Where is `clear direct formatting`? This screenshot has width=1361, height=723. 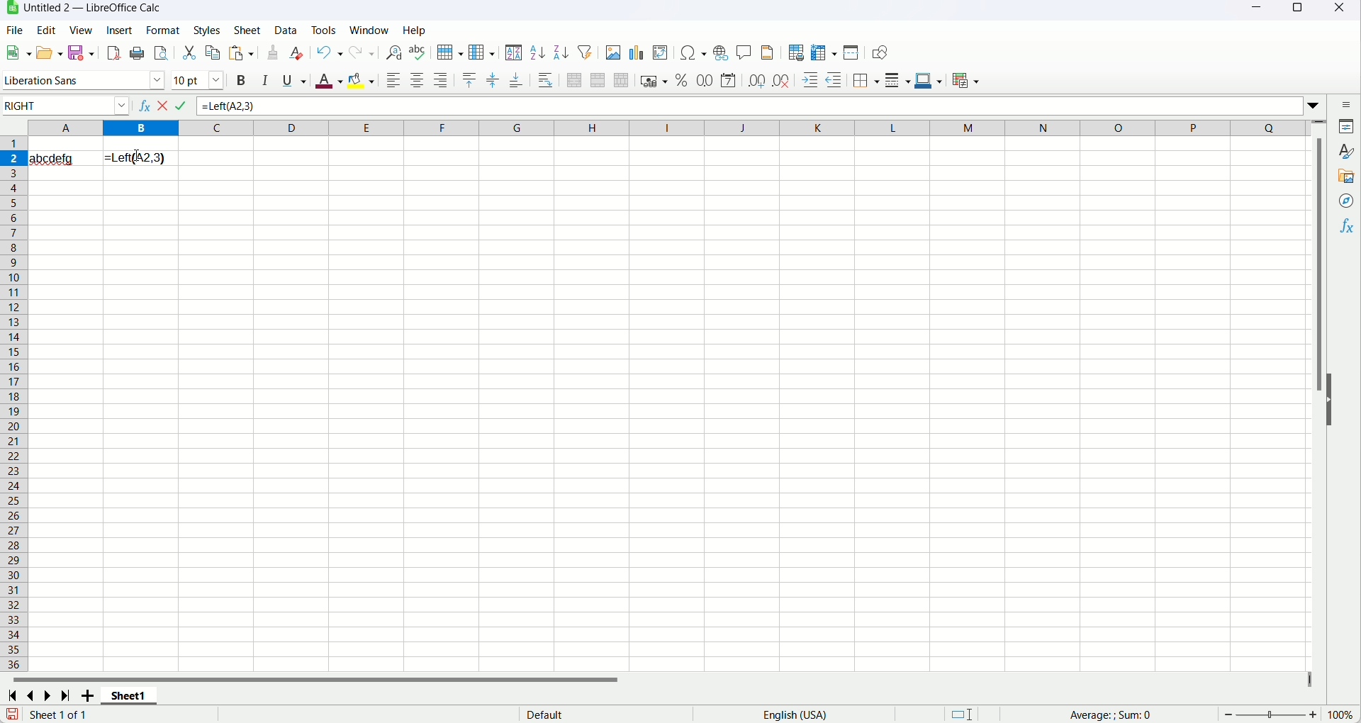 clear direct formatting is located at coordinates (296, 54).